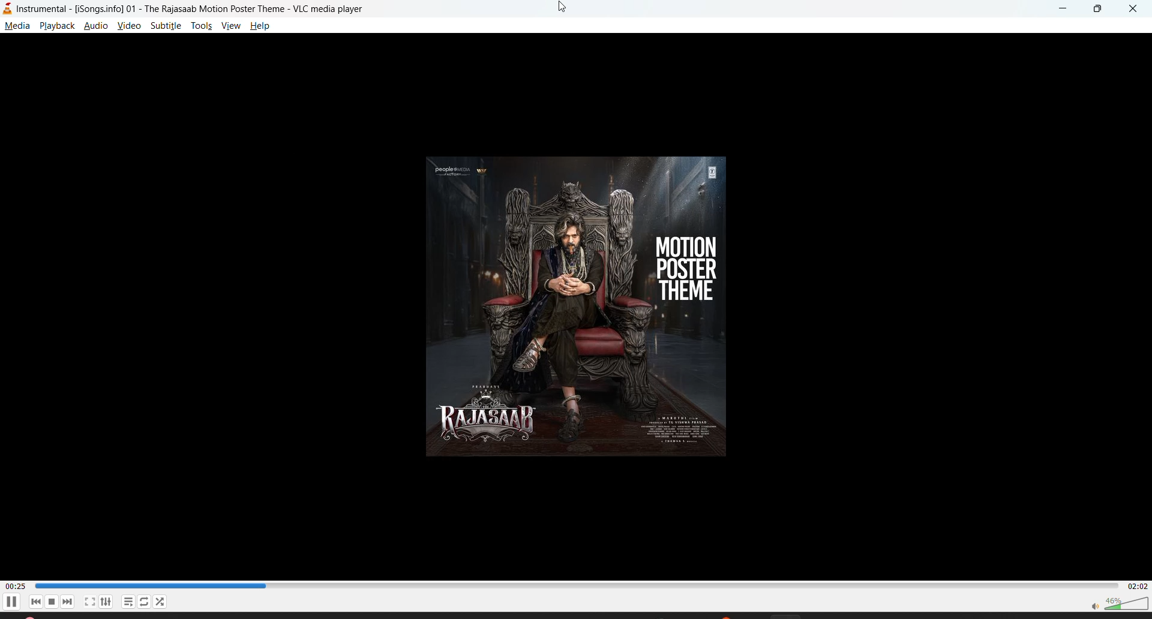 The height and width of the screenshot is (619, 1152). Describe the element at coordinates (583, 304) in the screenshot. I see `thumbnail` at that location.